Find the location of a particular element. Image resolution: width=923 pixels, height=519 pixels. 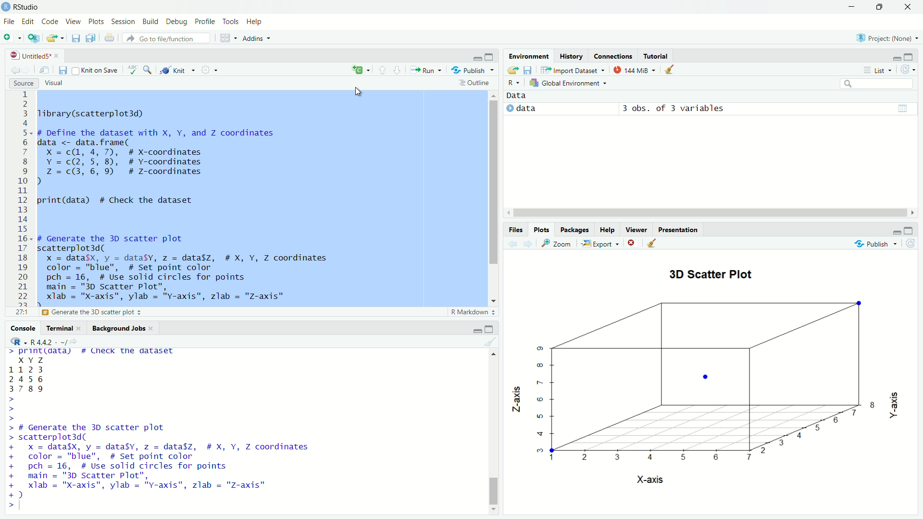

go to previous section/chunk is located at coordinates (383, 71).